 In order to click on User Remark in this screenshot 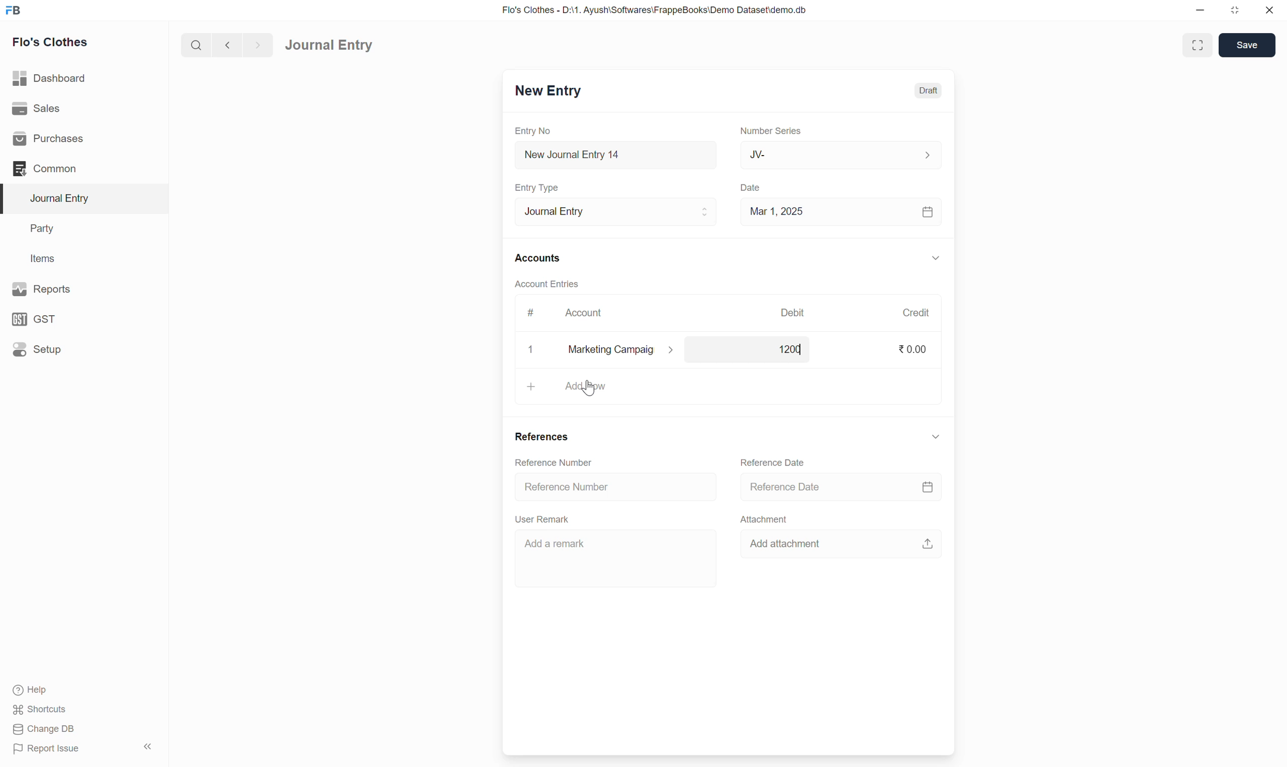, I will do `click(545, 519)`.